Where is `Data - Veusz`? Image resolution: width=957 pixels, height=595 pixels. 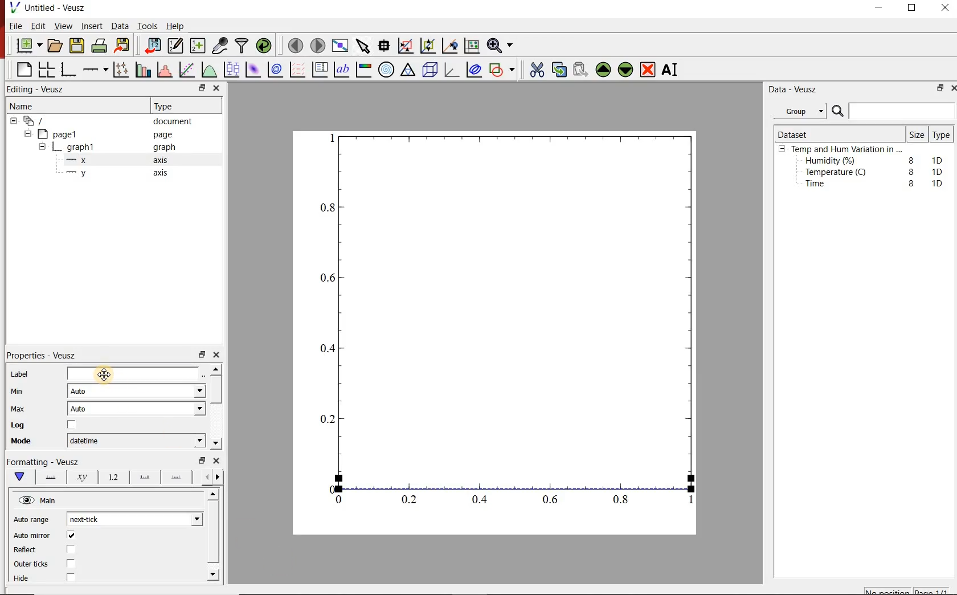 Data - Veusz is located at coordinates (795, 89).